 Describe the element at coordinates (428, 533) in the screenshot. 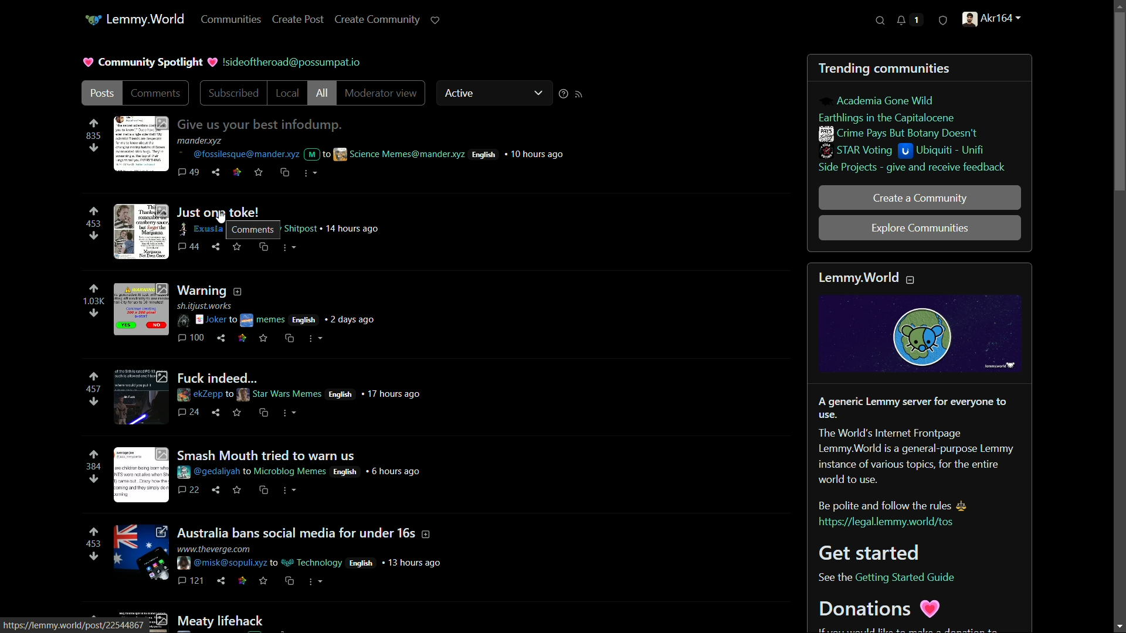

I see `description` at that location.